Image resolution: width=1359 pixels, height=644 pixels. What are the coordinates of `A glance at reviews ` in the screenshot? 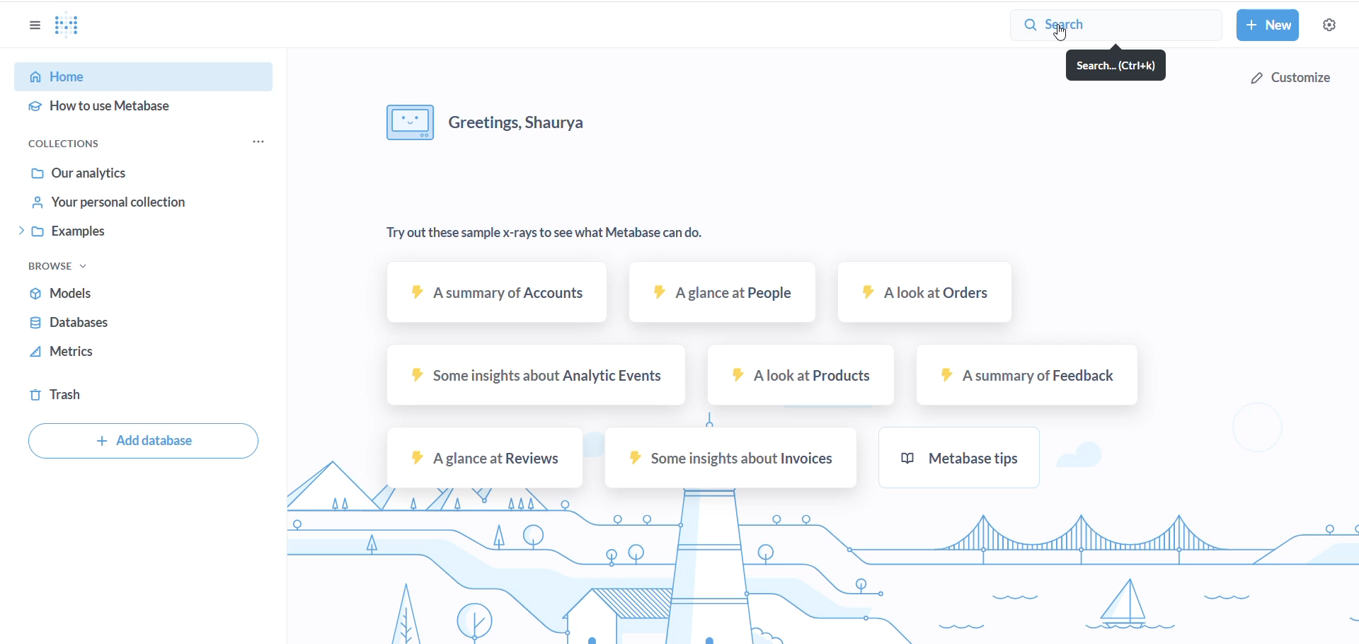 It's located at (485, 458).